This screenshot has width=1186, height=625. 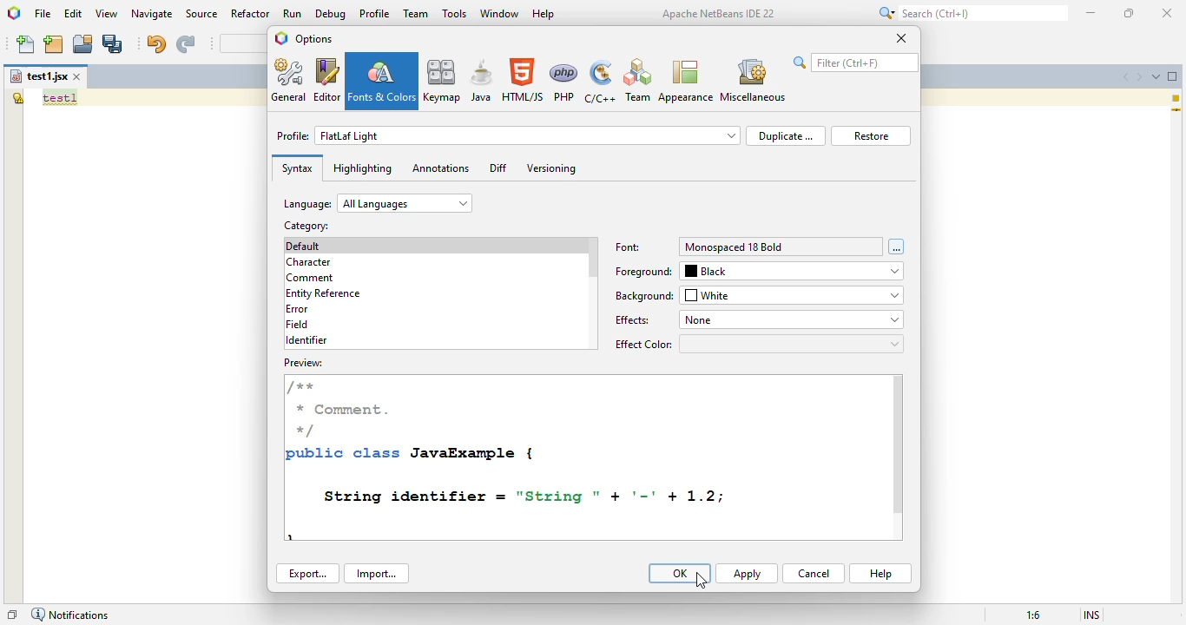 What do you see at coordinates (871, 135) in the screenshot?
I see `restore` at bounding box center [871, 135].